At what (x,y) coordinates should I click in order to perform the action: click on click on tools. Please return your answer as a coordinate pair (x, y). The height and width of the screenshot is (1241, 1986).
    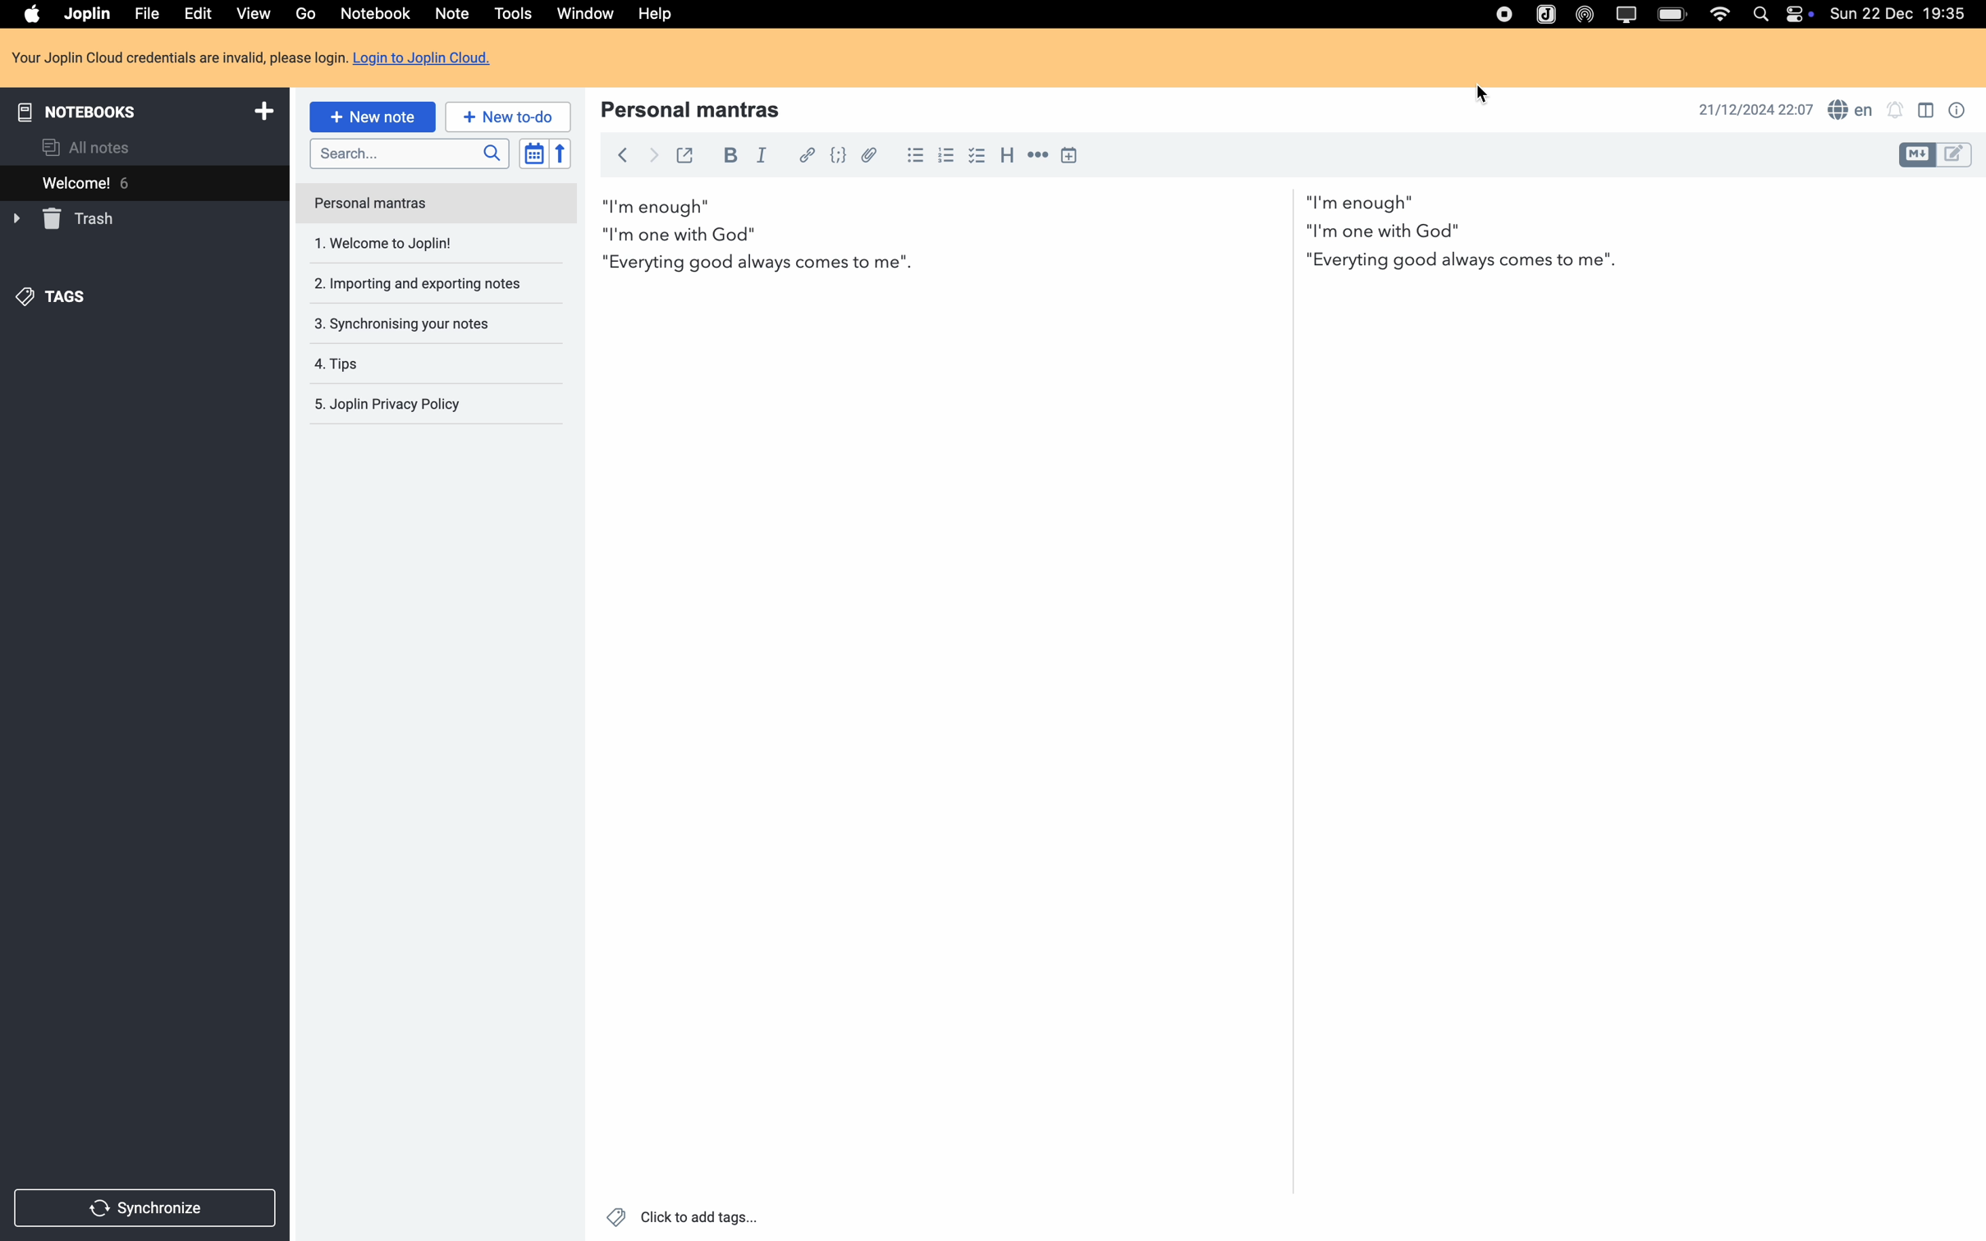
    Looking at the image, I should click on (507, 16).